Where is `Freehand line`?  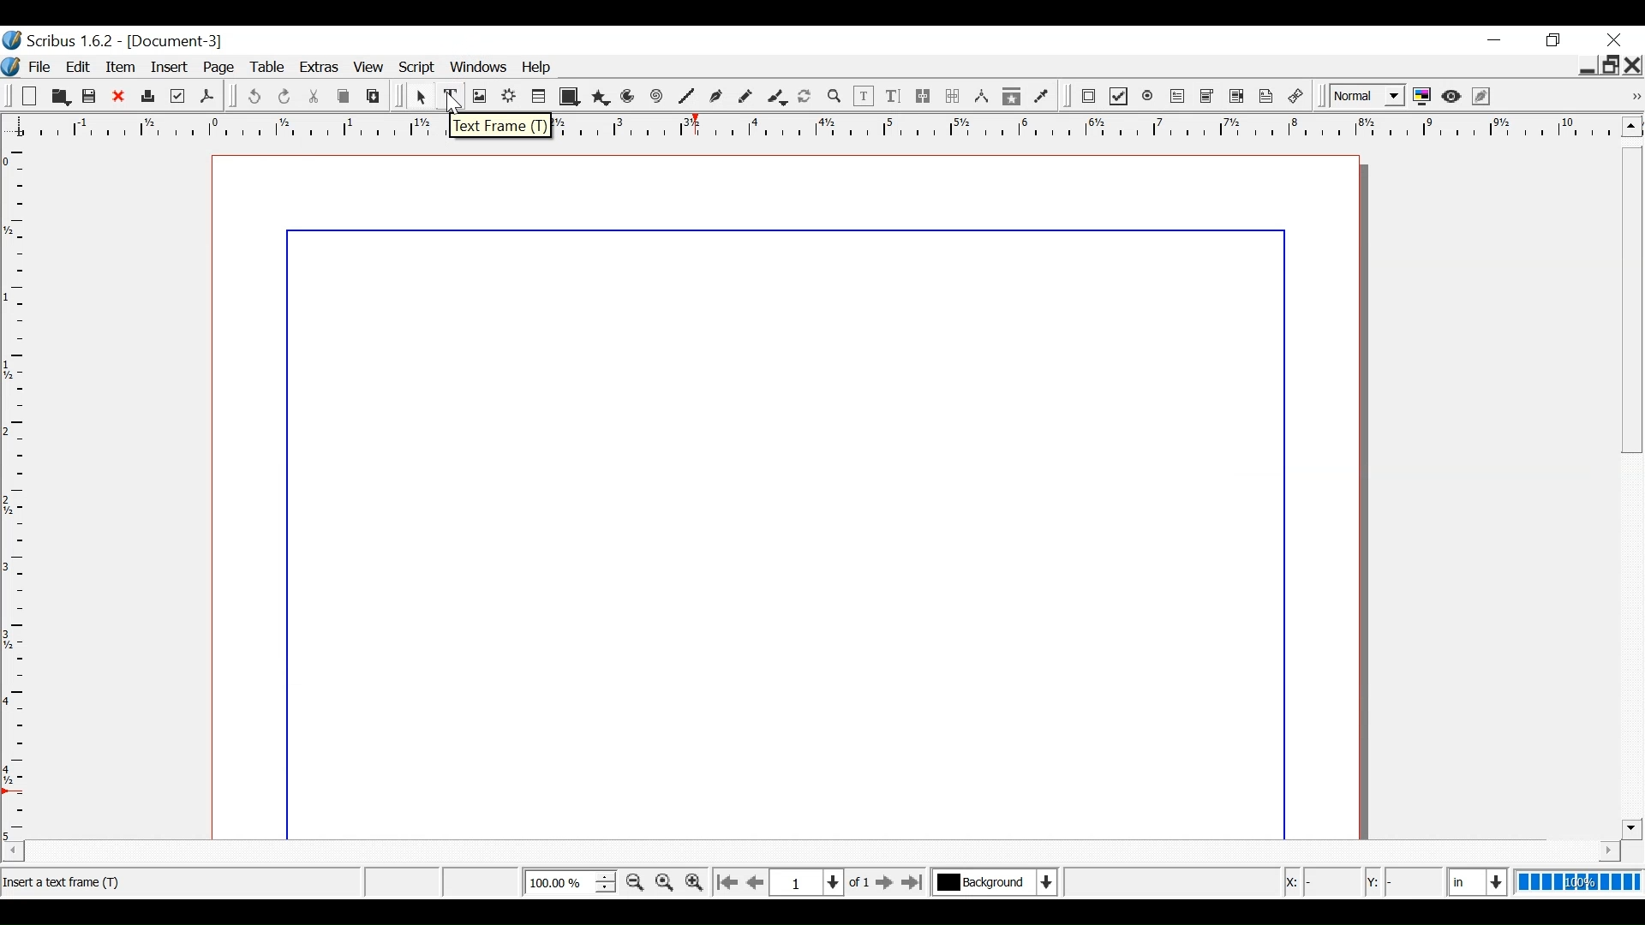 Freehand line is located at coordinates (747, 98).